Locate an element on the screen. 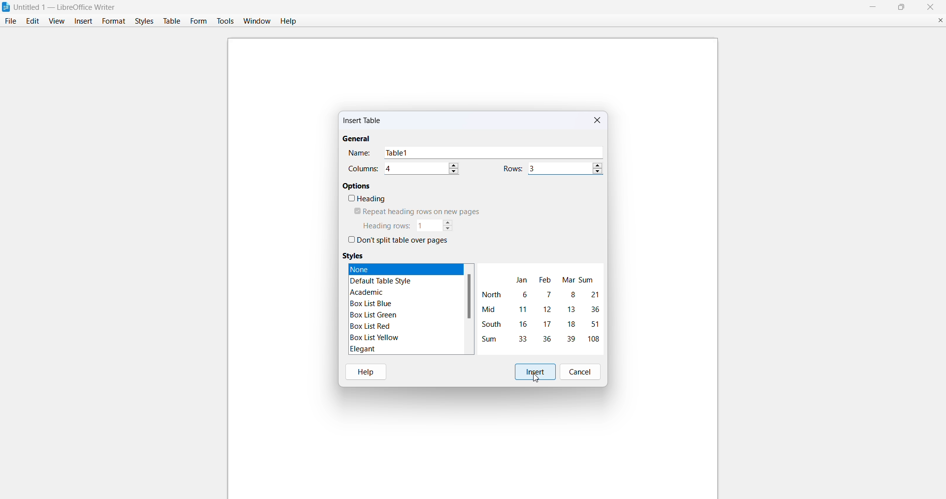  number of columns 4 is located at coordinates (415, 169).